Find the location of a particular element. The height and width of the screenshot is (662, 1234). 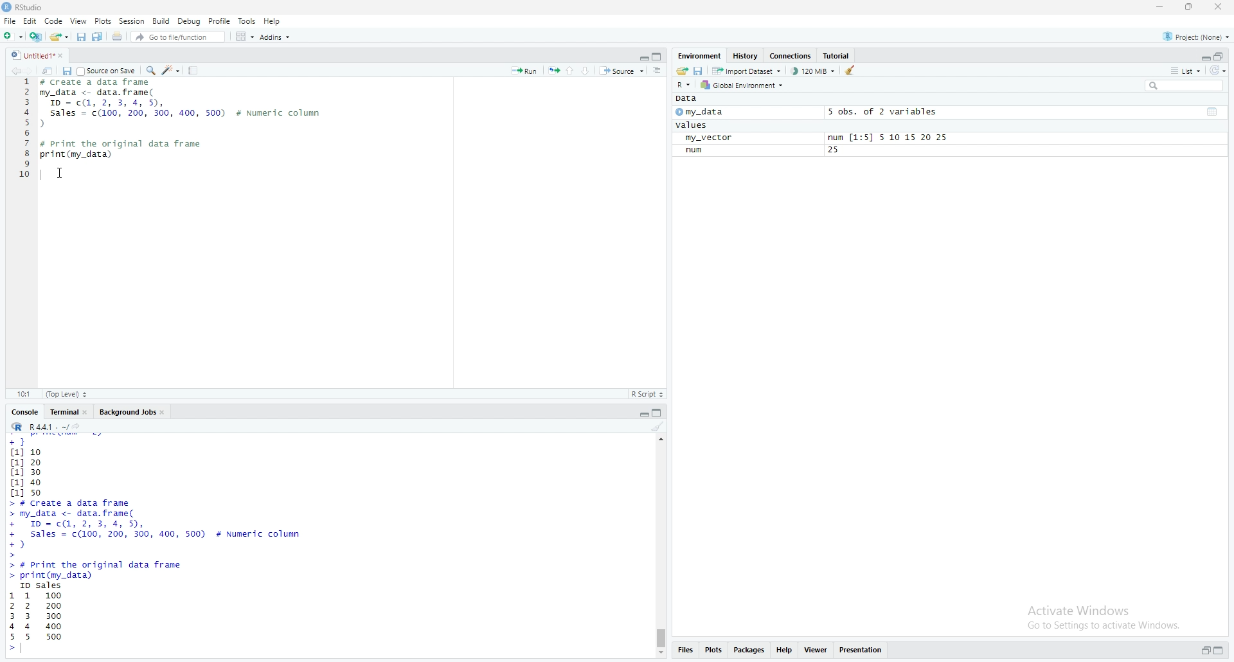

compile report is located at coordinates (194, 71).